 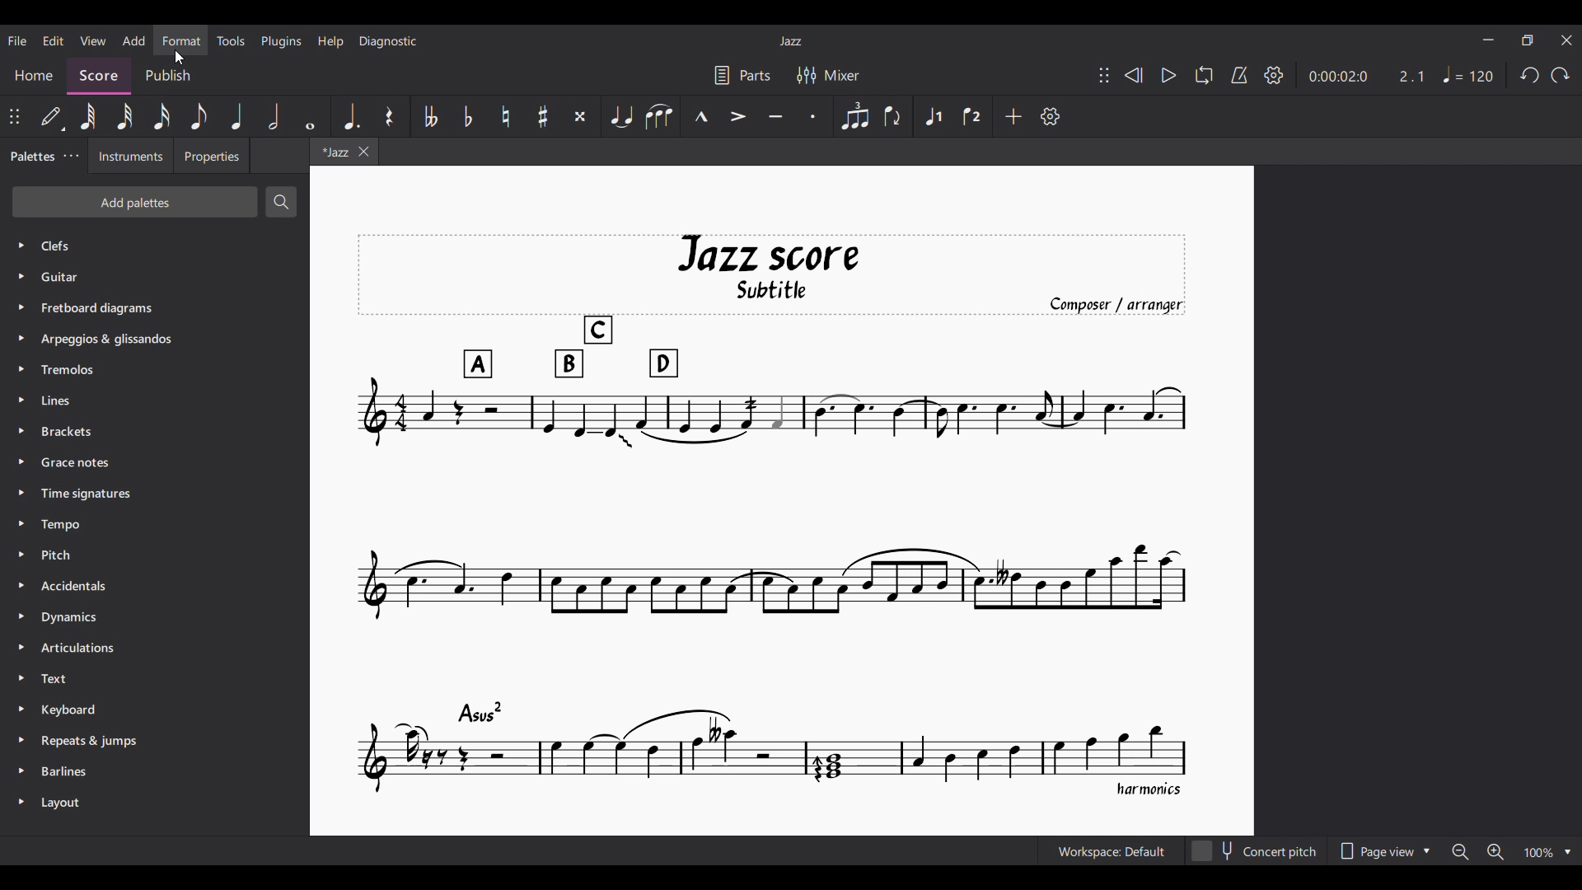 What do you see at coordinates (133, 202) in the screenshot?
I see `Add palettes` at bounding box center [133, 202].